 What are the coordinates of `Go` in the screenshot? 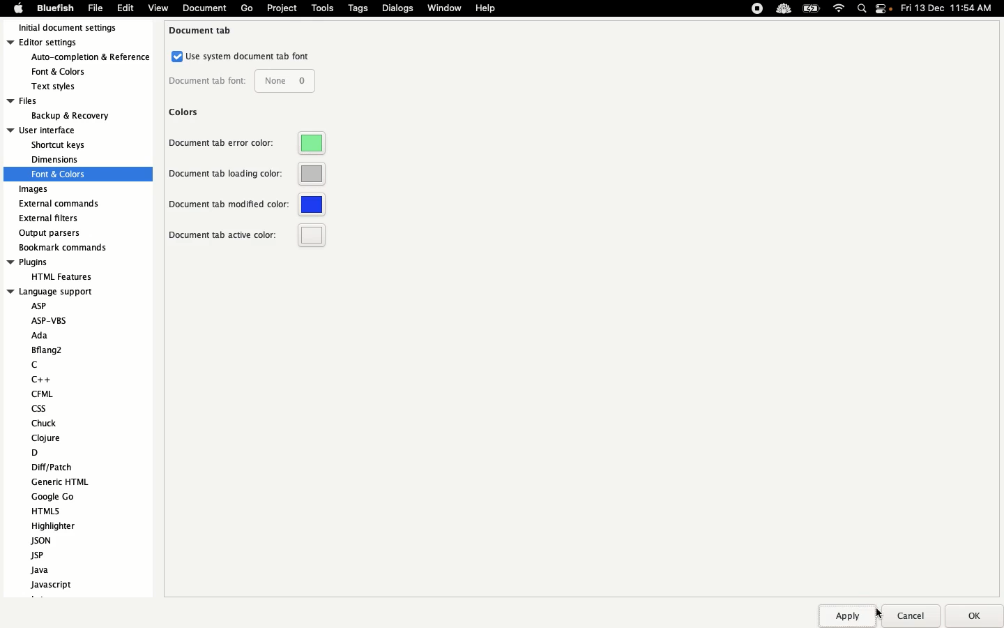 It's located at (247, 8).